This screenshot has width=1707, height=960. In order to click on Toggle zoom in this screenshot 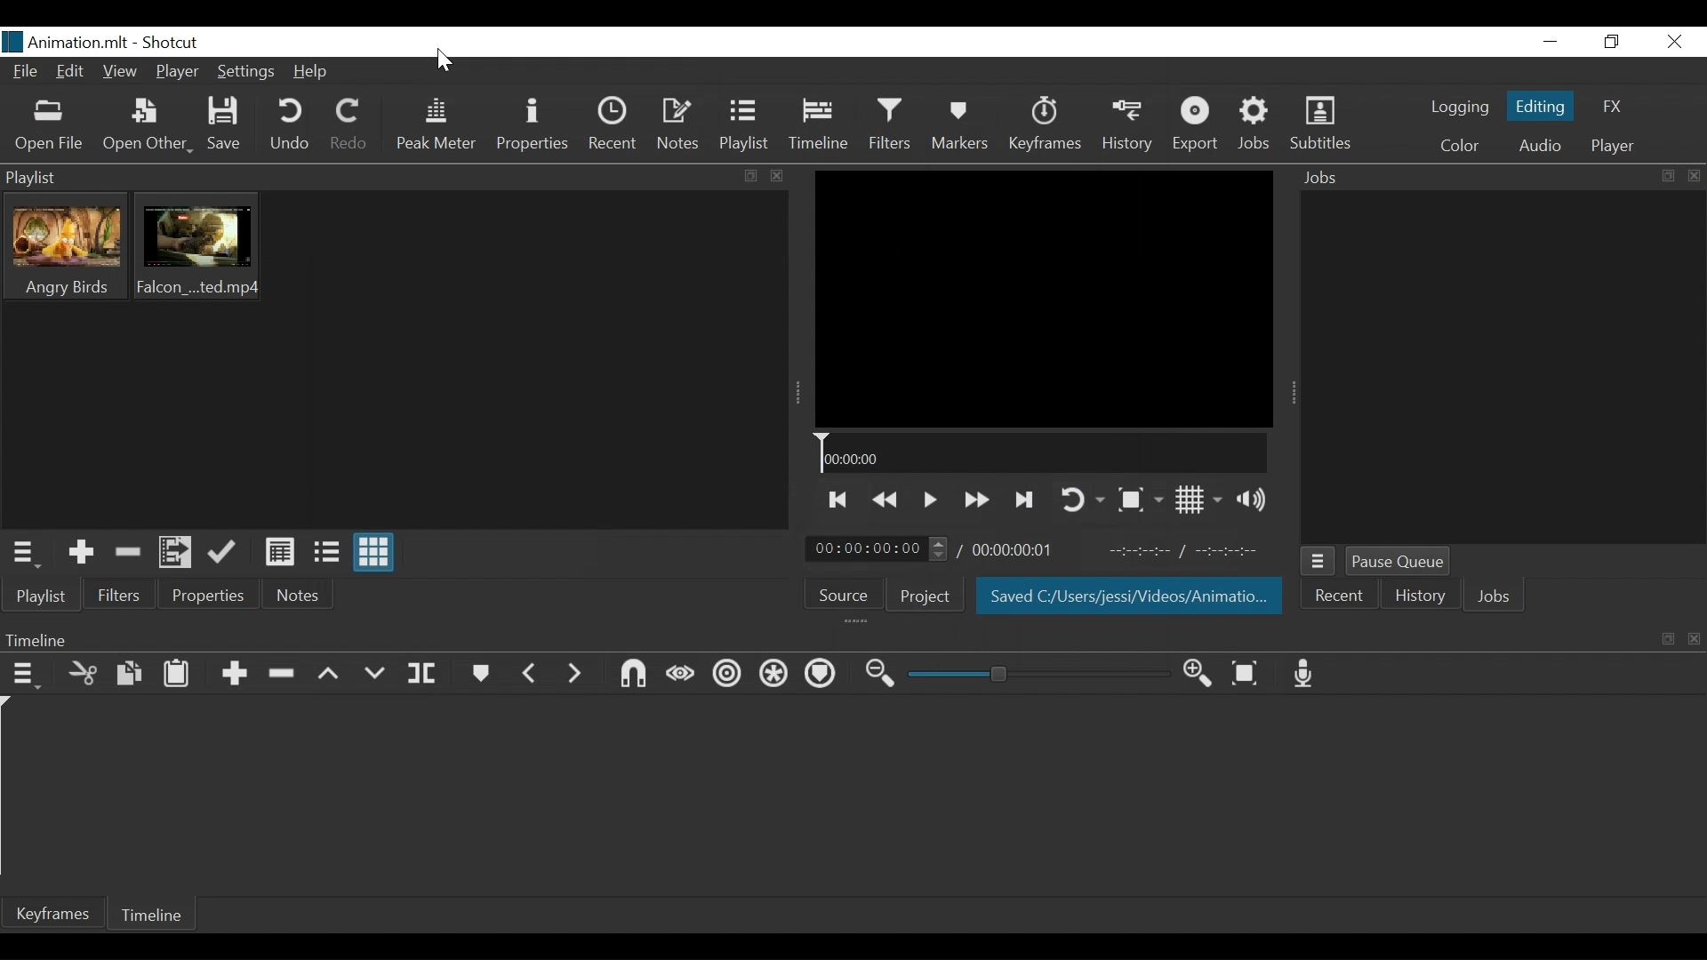, I will do `click(1140, 499)`.